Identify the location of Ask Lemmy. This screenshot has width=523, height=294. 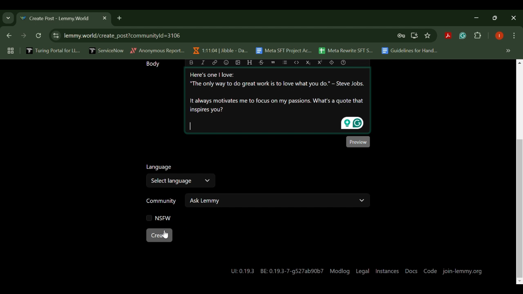
(278, 200).